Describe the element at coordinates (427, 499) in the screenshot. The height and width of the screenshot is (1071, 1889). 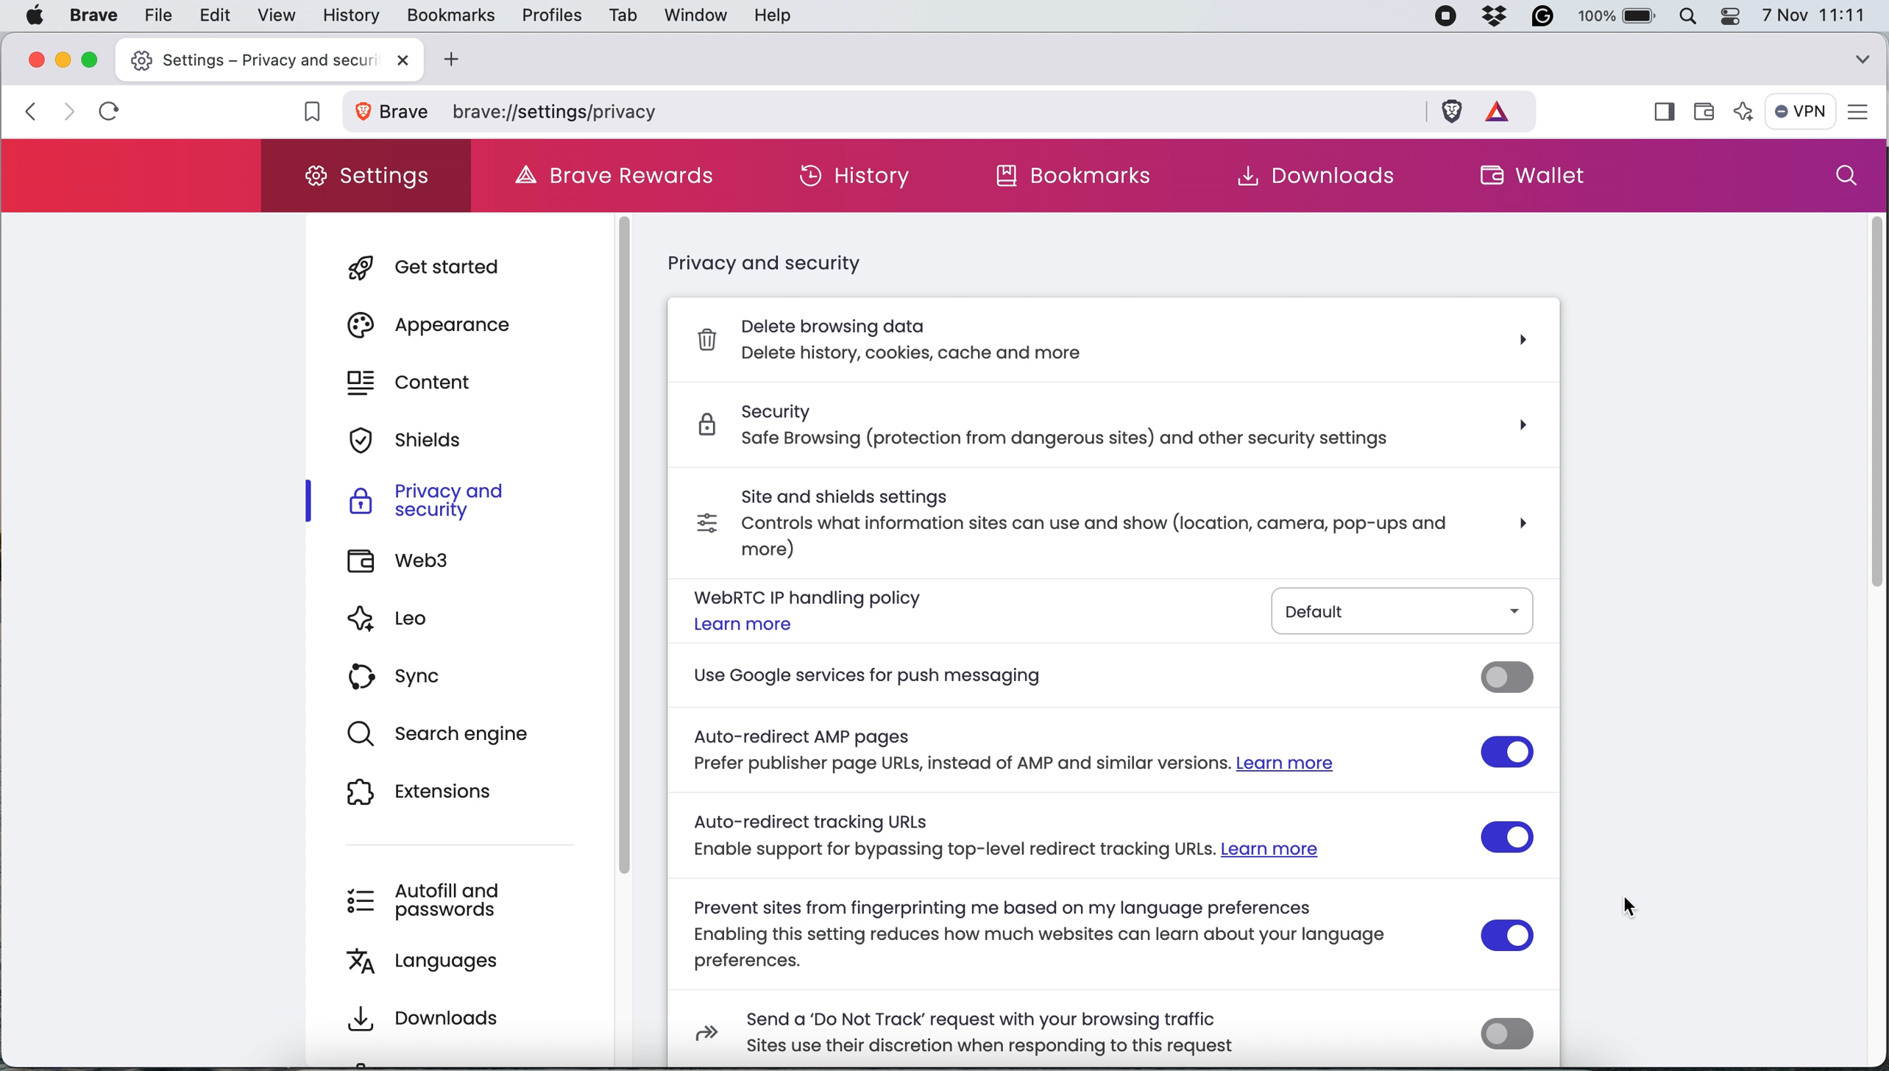
I see `privacy and security` at that location.